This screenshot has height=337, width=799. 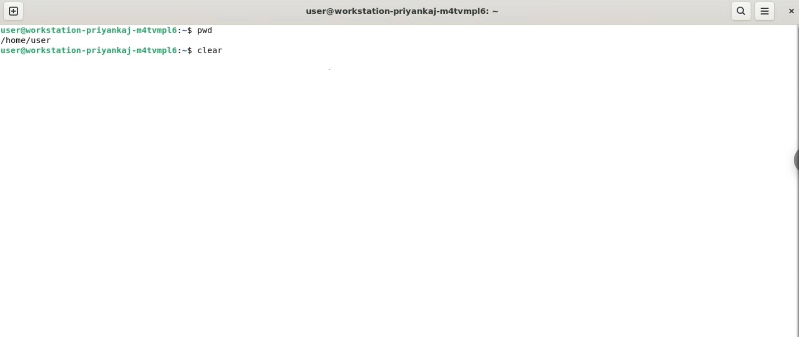 What do you see at coordinates (111, 30) in the screenshot?
I see `user@workstation-privankaj-matvmpl6:~$ pwd` at bounding box center [111, 30].